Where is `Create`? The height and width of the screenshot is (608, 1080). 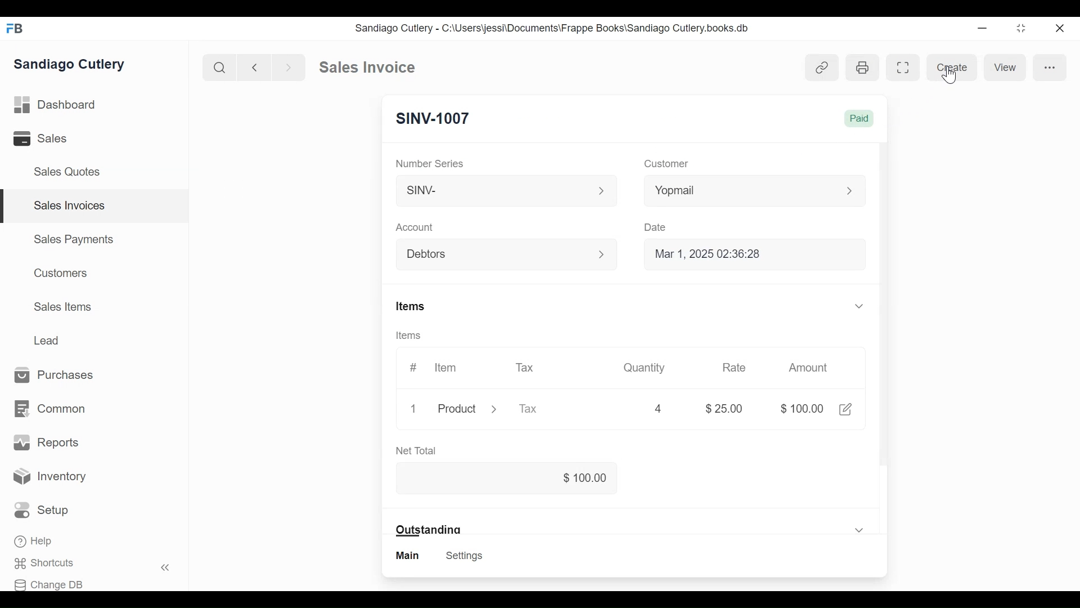 Create is located at coordinates (953, 66).